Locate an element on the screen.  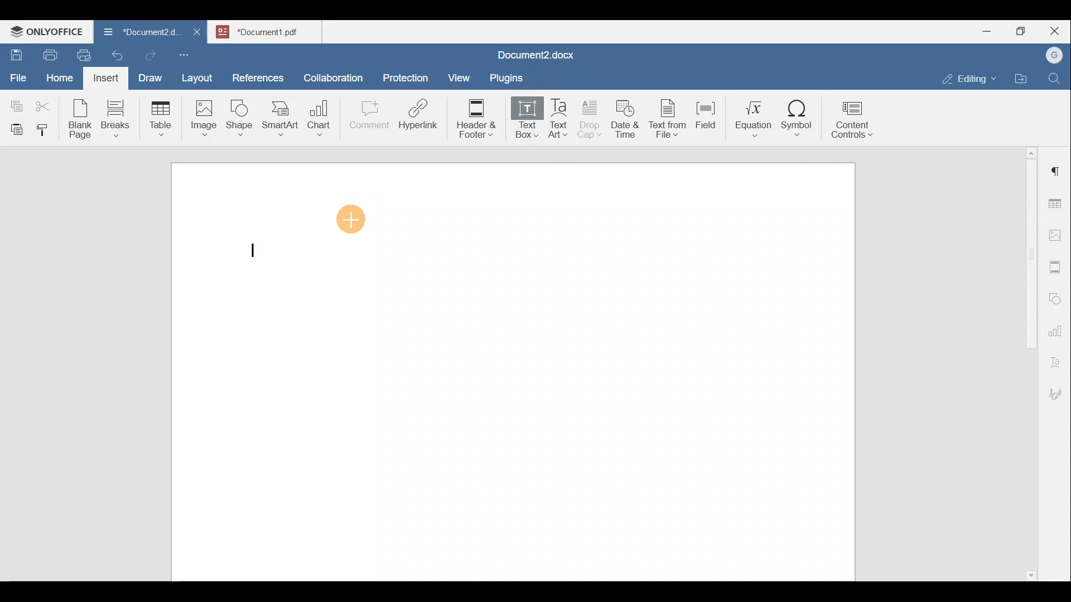
Signature settings is located at coordinates (1058, 390).